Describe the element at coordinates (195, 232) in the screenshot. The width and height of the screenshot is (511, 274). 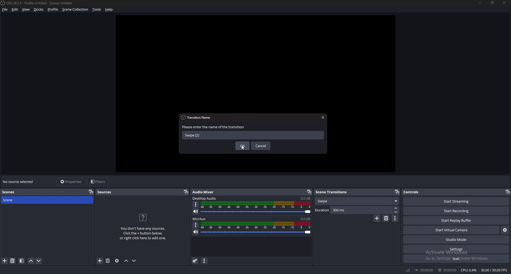
I see `mute` at that location.